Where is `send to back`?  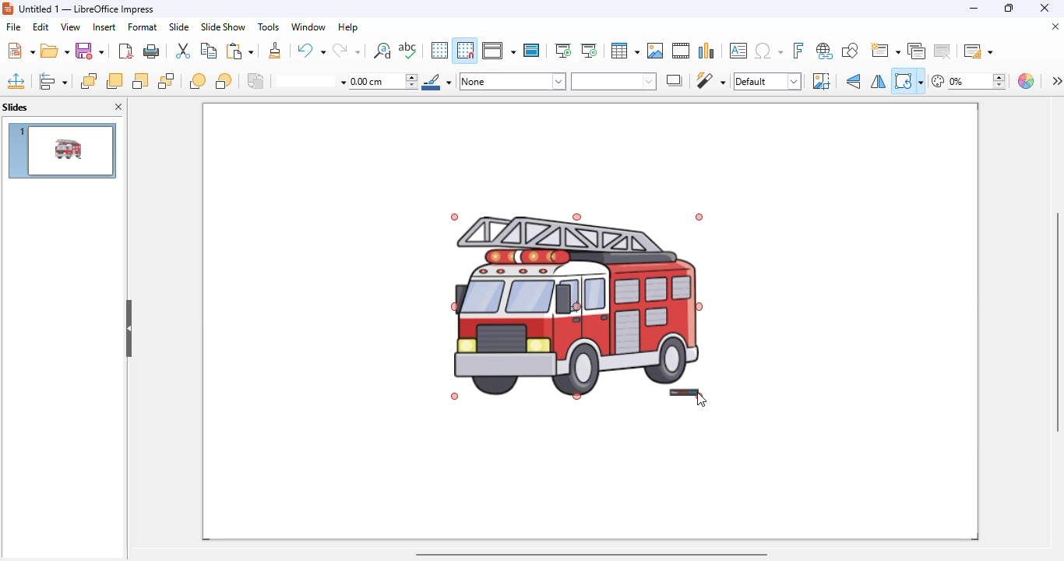
send to back is located at coordinates (167, 81).